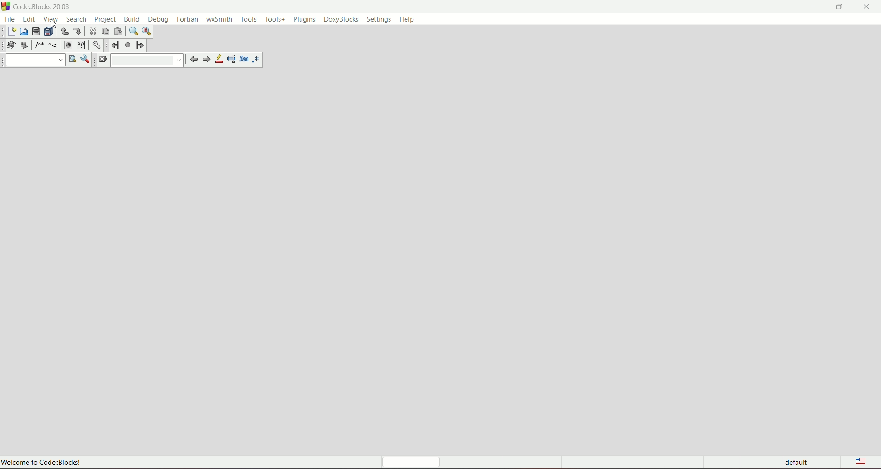  I want to click on last lump, so click(128, 45).